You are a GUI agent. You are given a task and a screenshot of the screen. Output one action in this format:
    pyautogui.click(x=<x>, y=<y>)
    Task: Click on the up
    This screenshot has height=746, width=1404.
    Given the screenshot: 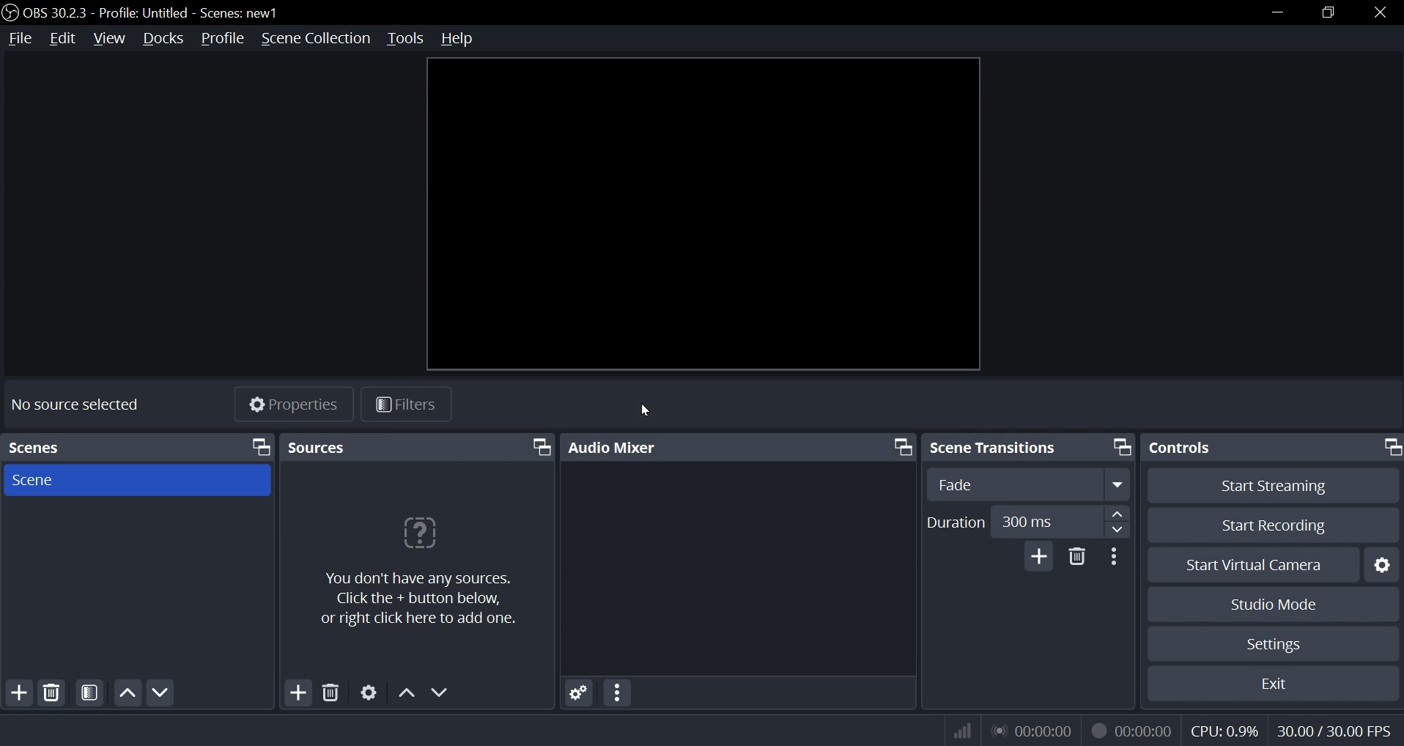 What is the action you would take?
    pyautogui.click(x=404, y=690)
    